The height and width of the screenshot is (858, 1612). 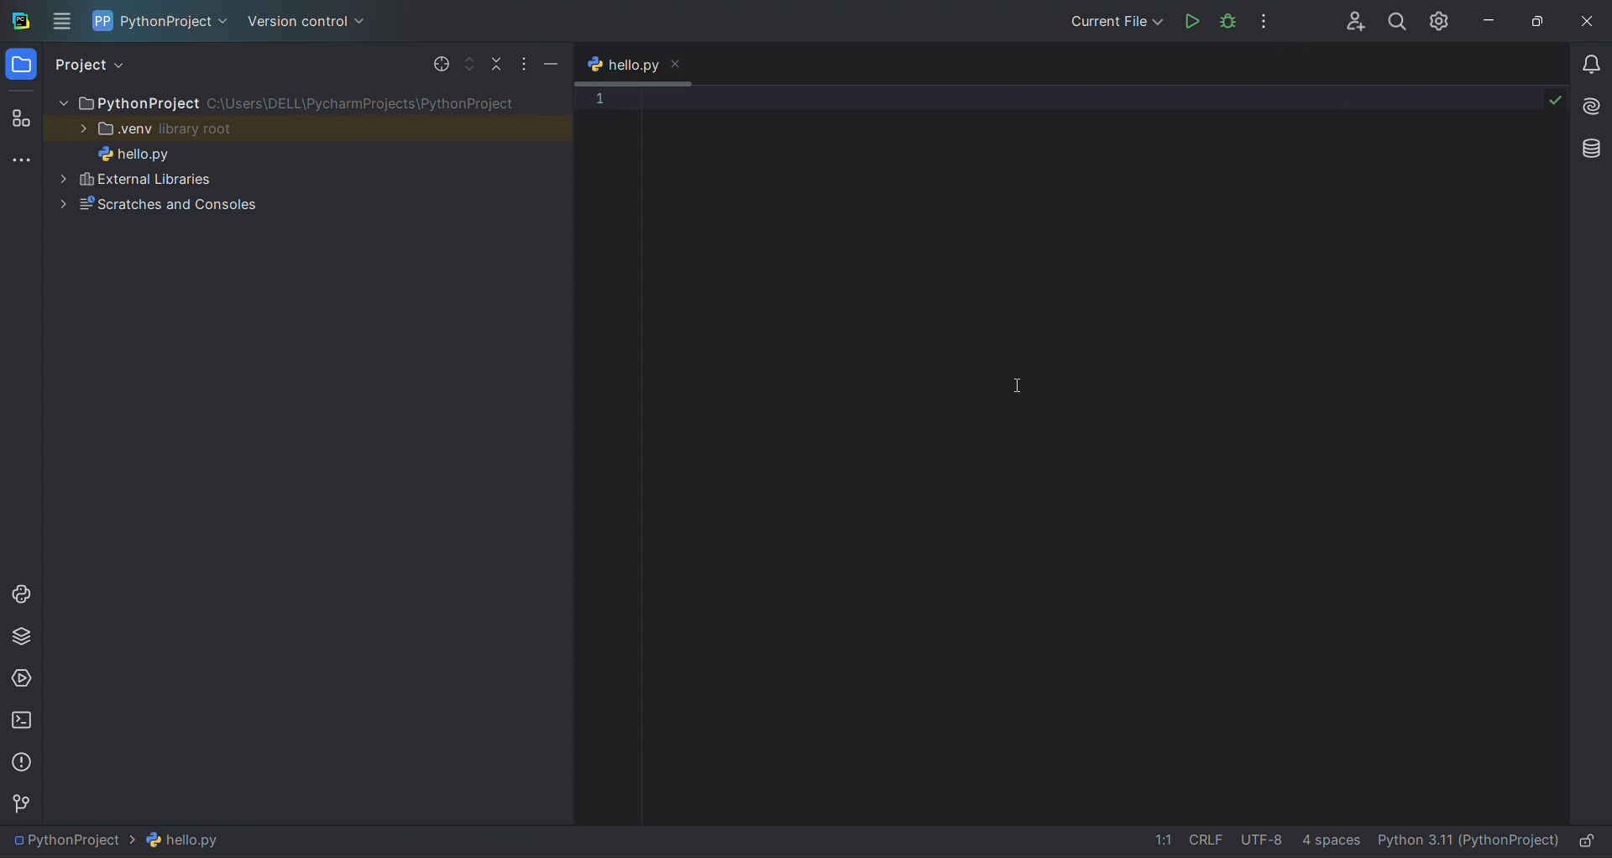 I want to click on interpreter, so click(x=1466, y=843).